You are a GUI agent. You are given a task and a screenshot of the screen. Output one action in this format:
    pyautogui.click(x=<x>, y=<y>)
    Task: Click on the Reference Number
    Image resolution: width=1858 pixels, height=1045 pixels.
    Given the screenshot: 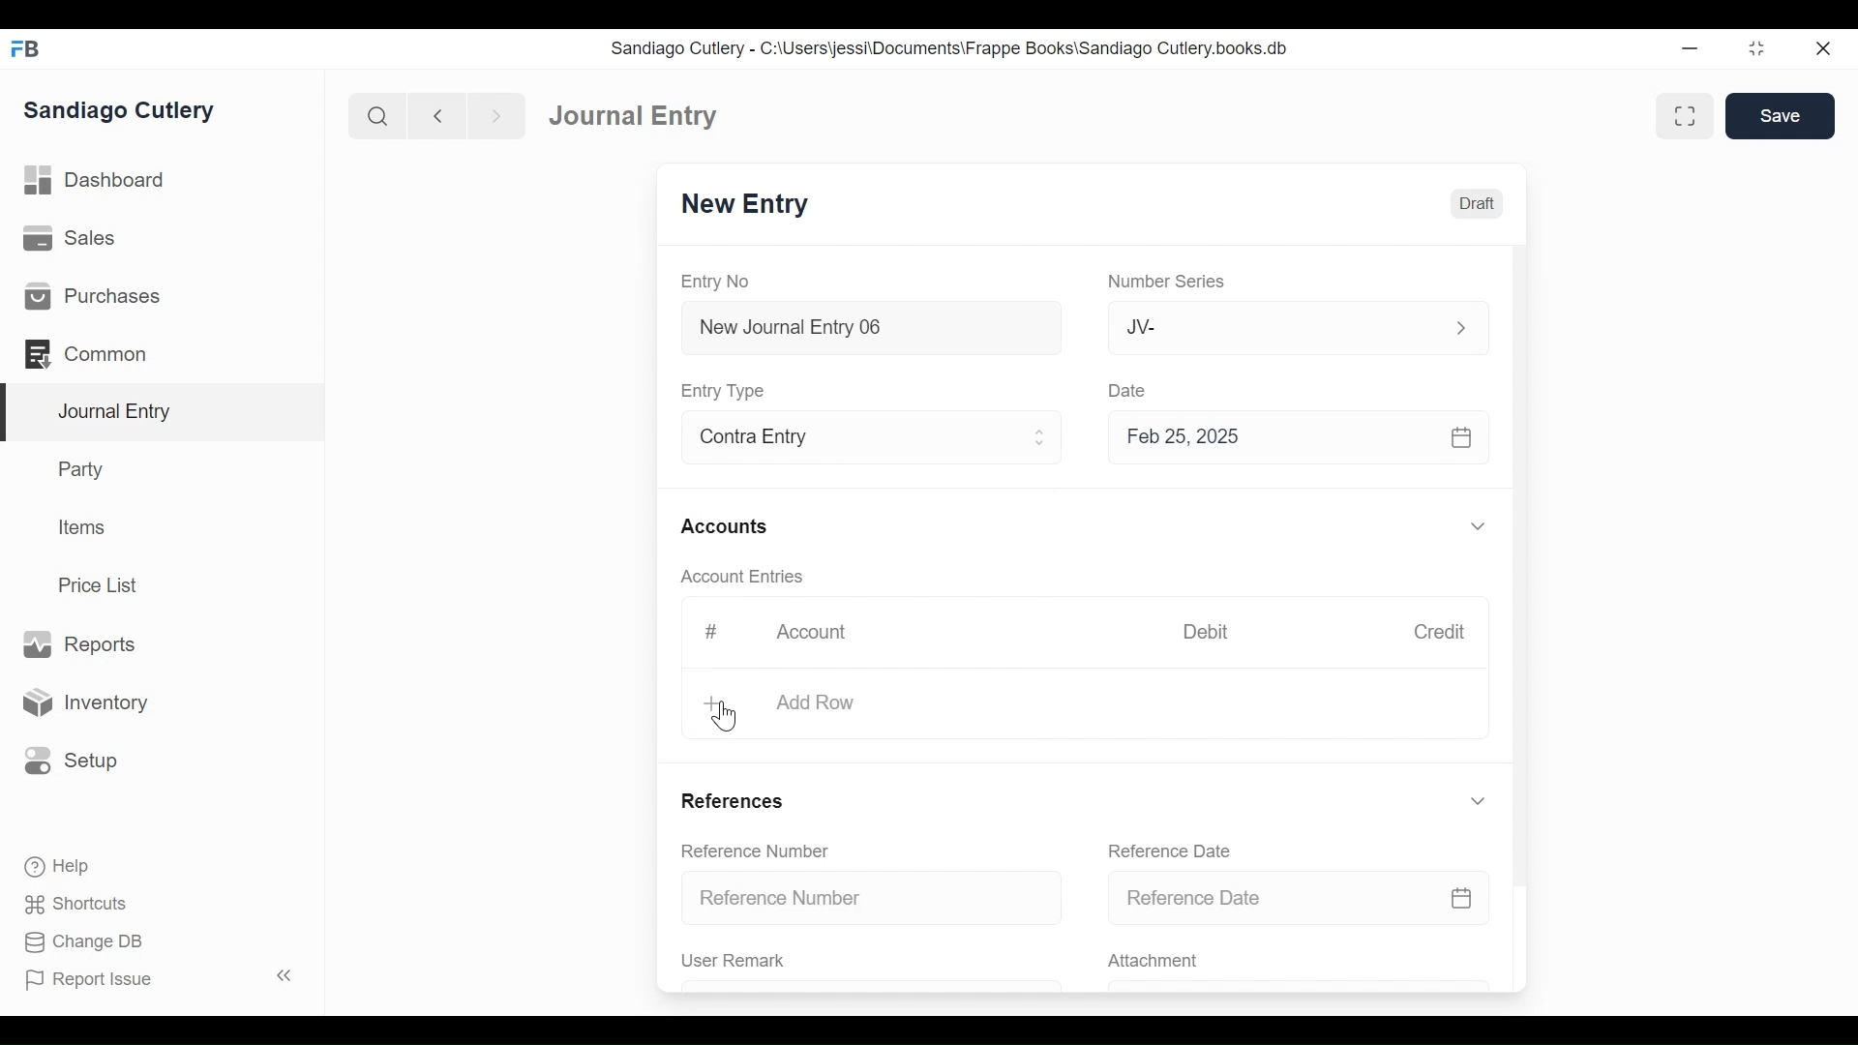 What is the action you would take?
    pyautogui.click(x=873, y=896)
    